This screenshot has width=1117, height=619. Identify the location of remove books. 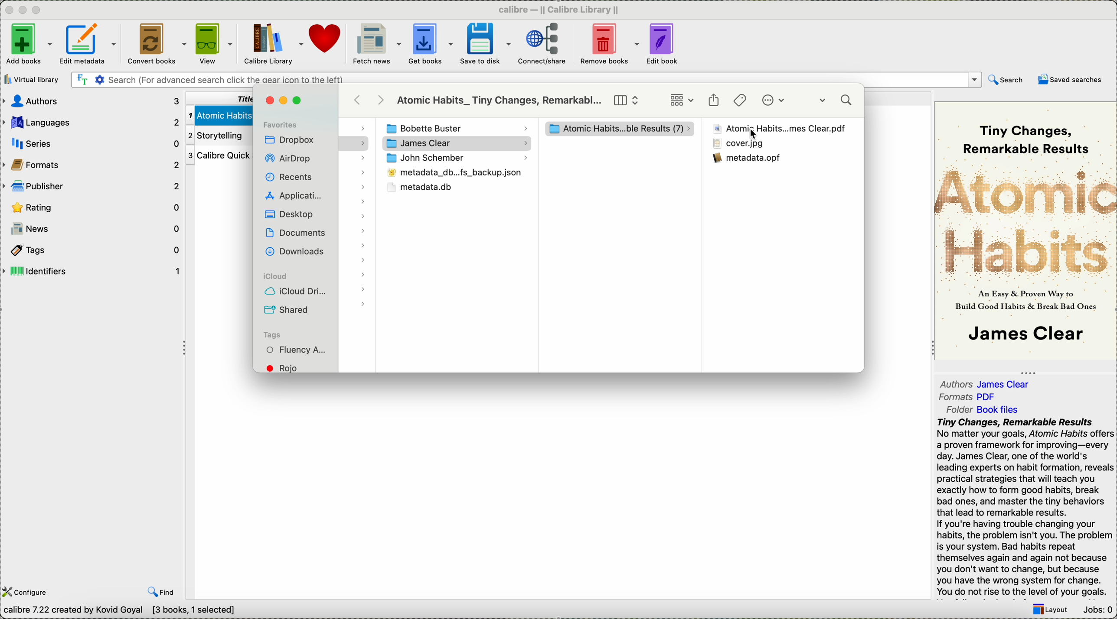
(609, 45).